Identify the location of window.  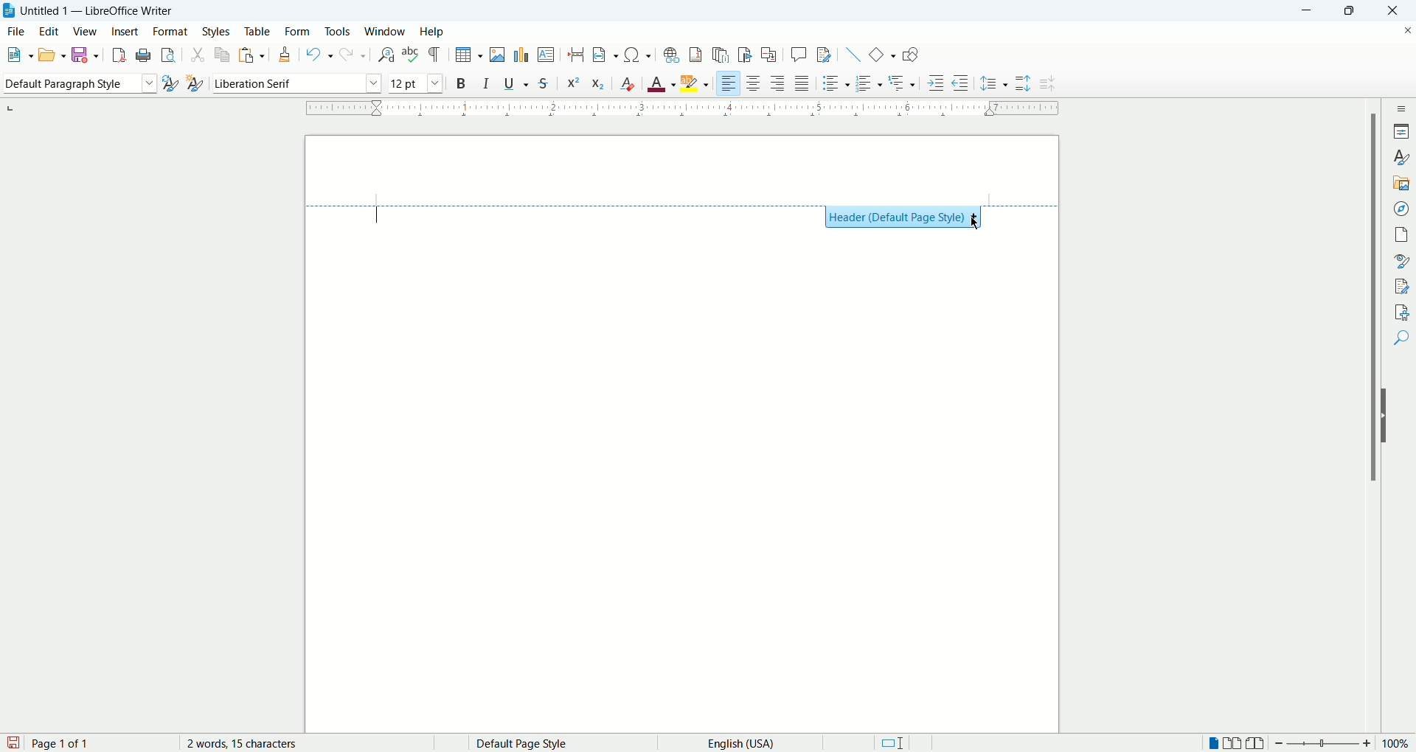
(386, 31).